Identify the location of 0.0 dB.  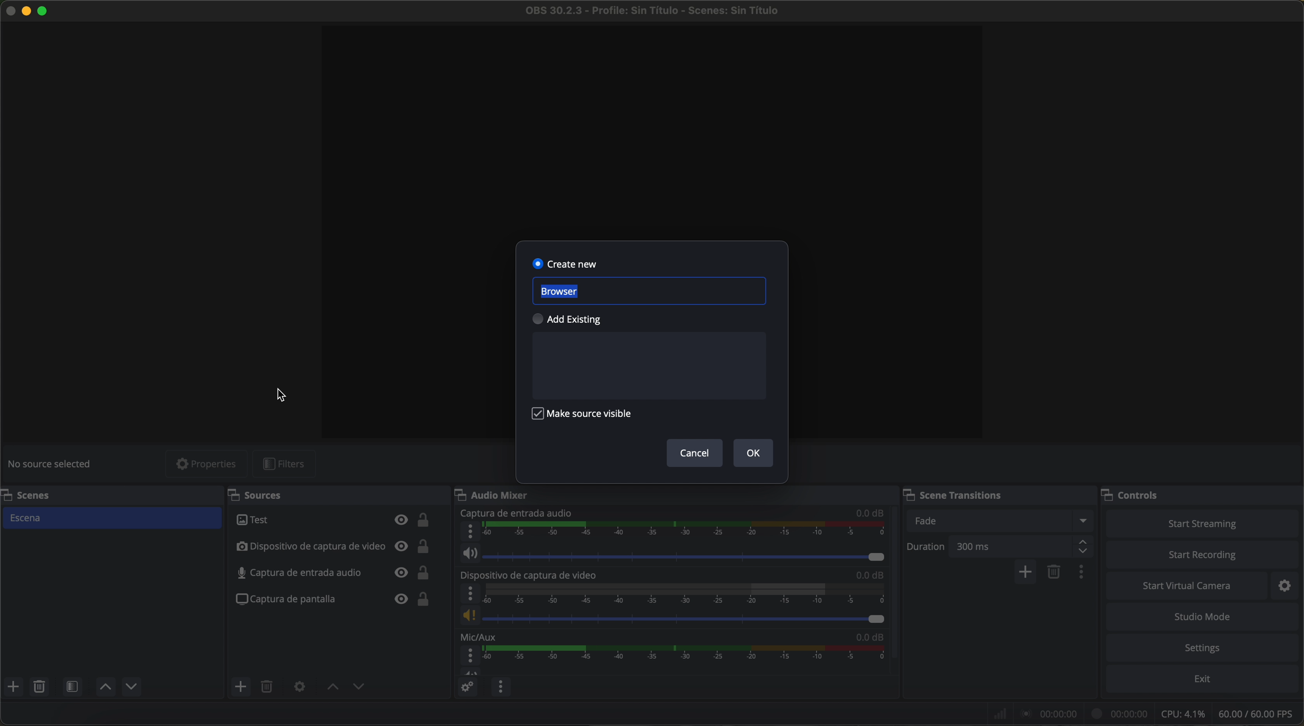
(865, 638).